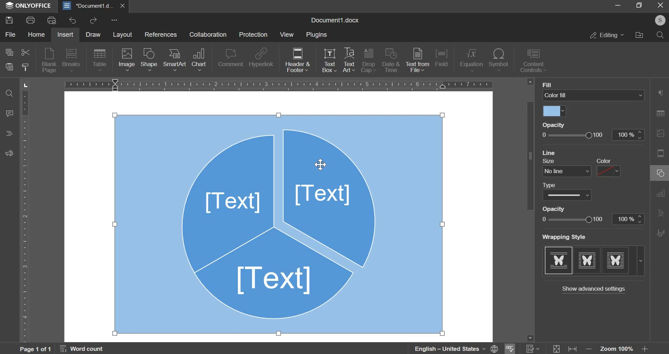 This screenshot has width=669, height=354. Describe the element at coordinates (391, 60) in the screenshot. I see `date & time` at that location.